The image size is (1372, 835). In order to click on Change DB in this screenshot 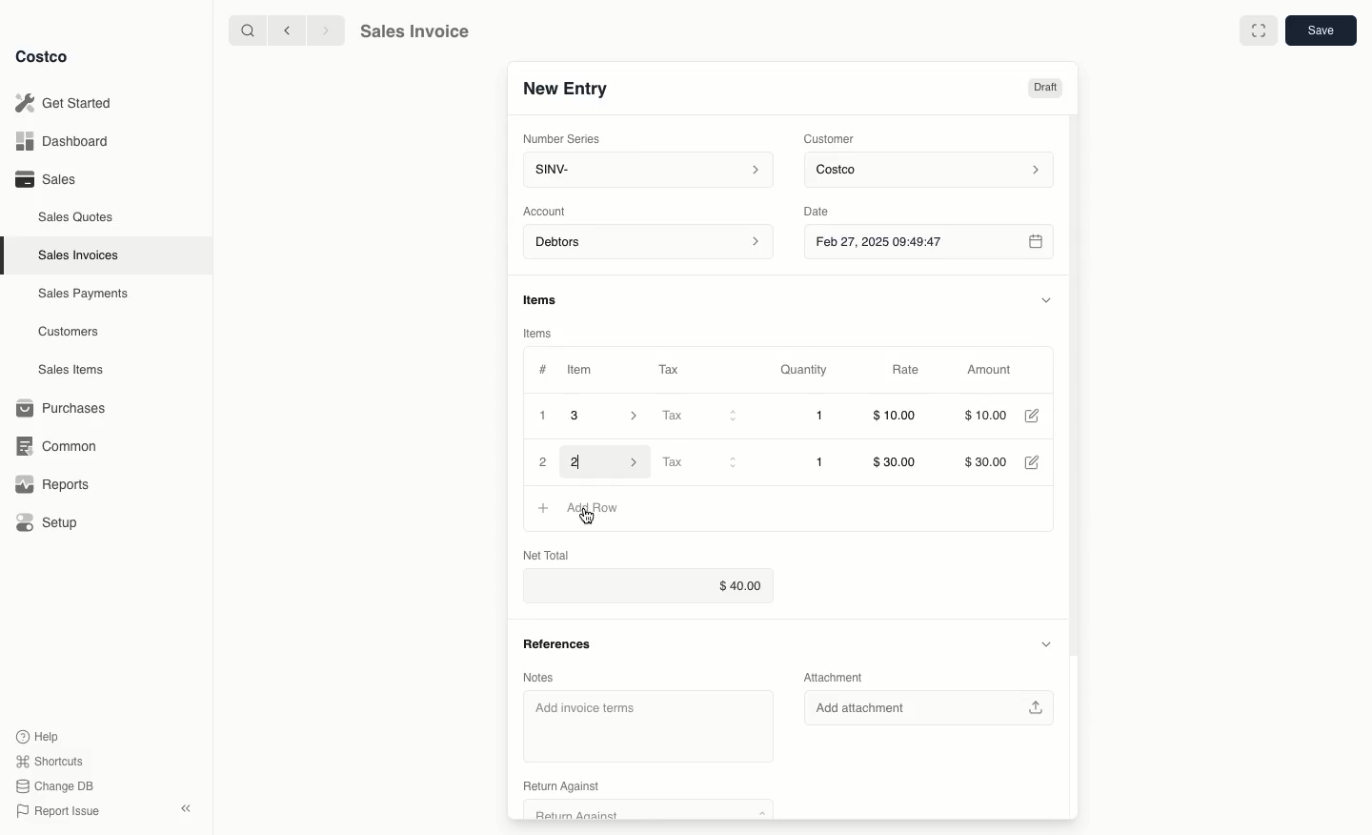, I will do `click(57, 784)`.